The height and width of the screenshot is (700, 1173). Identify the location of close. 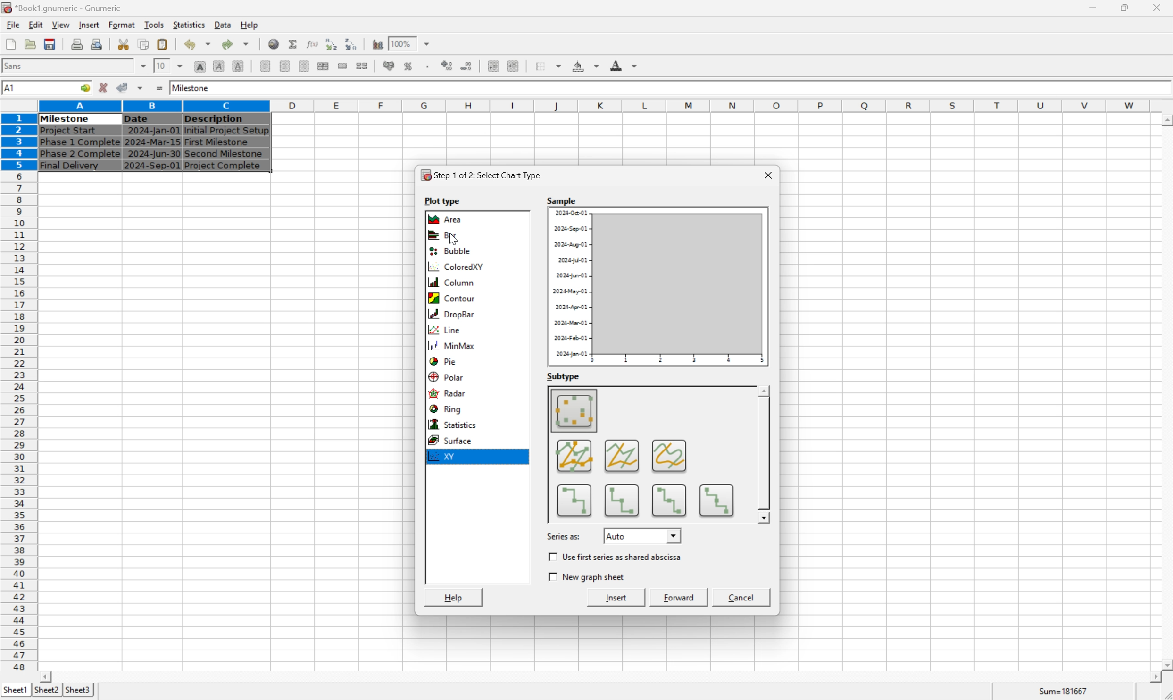
(1158, 6).